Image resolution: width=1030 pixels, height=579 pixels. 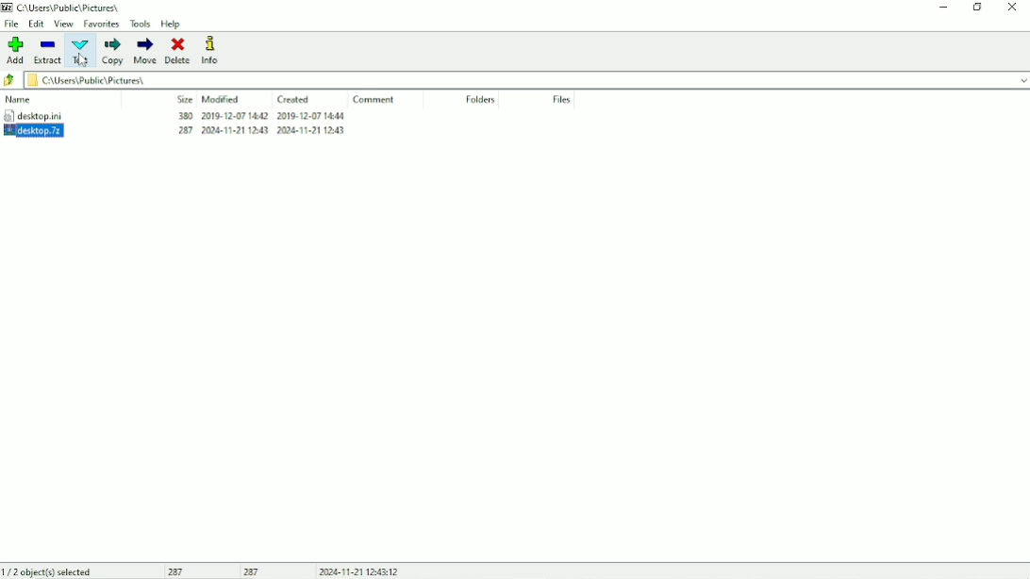 What do you see at coordinates (209, 50) in the screenshot?
I see `Info` at bounding box center [209, 50].